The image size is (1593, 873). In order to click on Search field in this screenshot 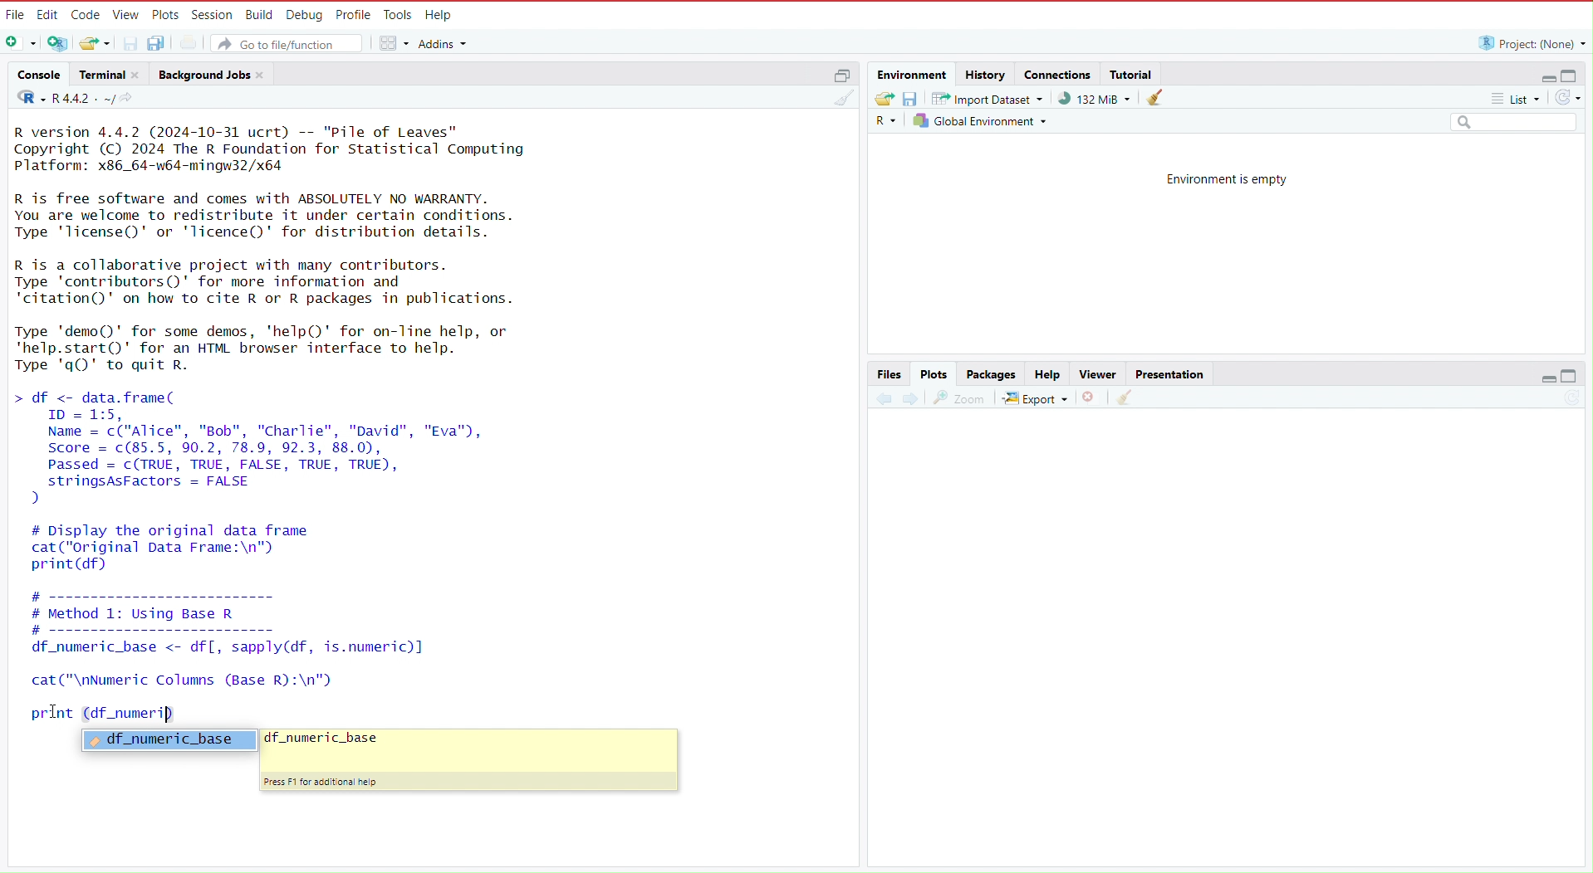, I will do `click(1516, 120)`.